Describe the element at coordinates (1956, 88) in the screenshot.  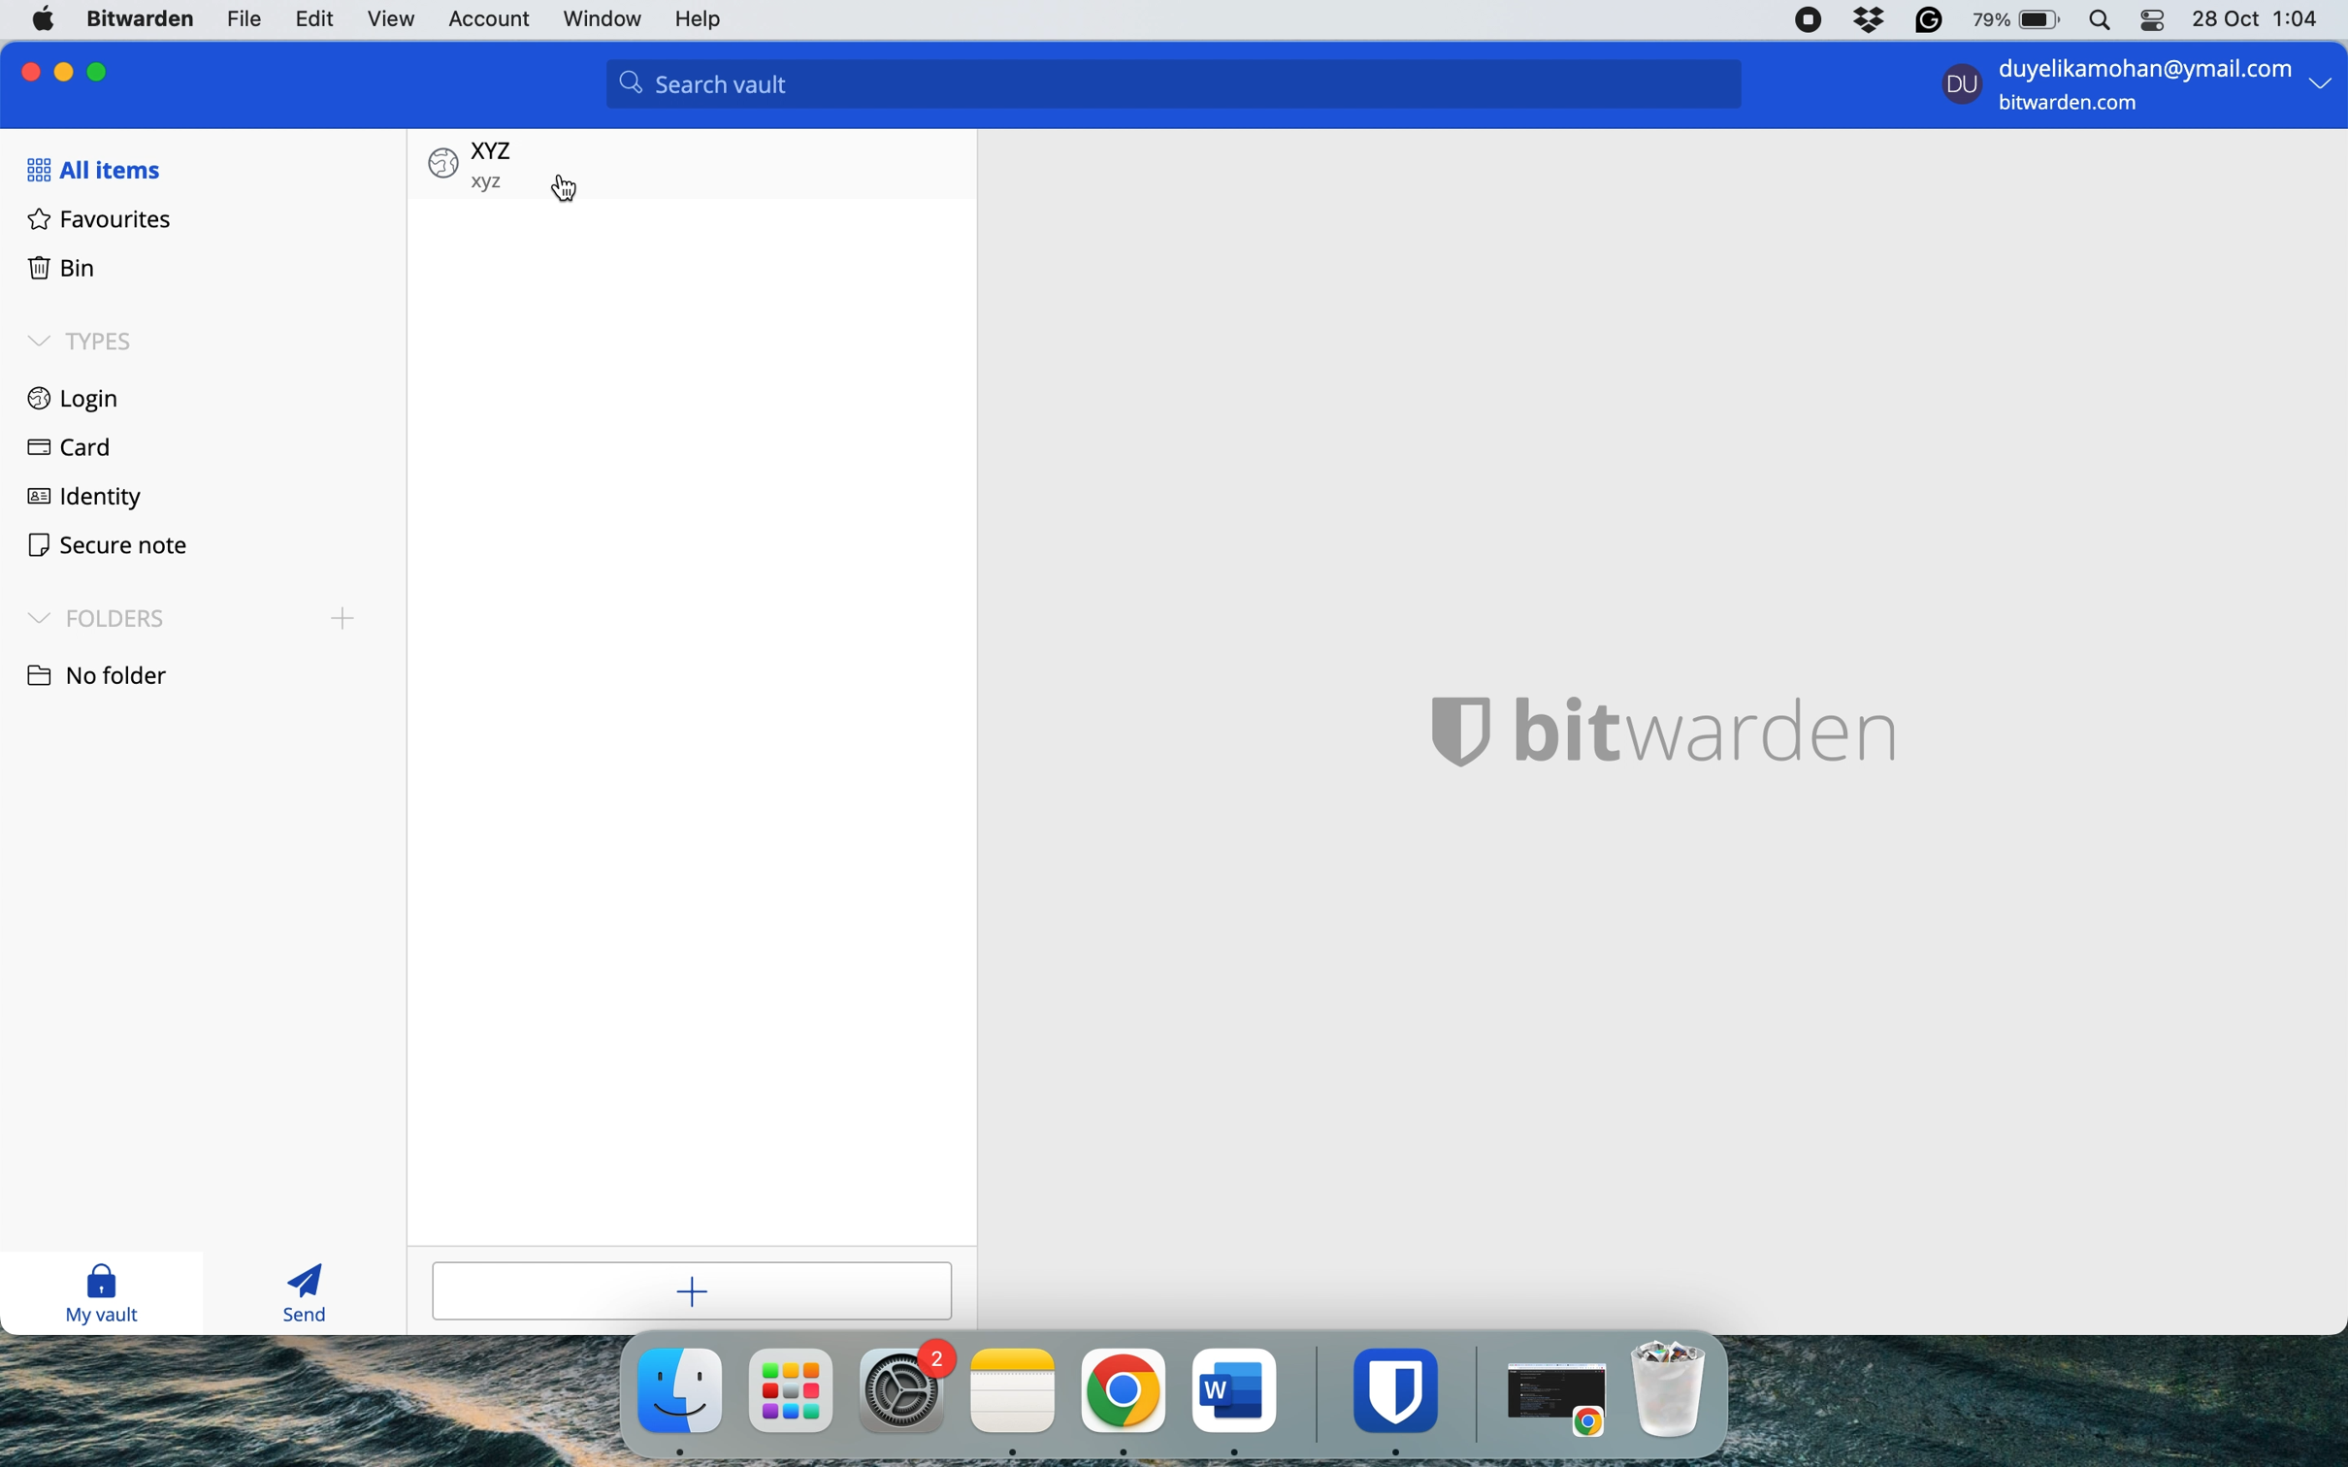
I see `user profile` at that location.